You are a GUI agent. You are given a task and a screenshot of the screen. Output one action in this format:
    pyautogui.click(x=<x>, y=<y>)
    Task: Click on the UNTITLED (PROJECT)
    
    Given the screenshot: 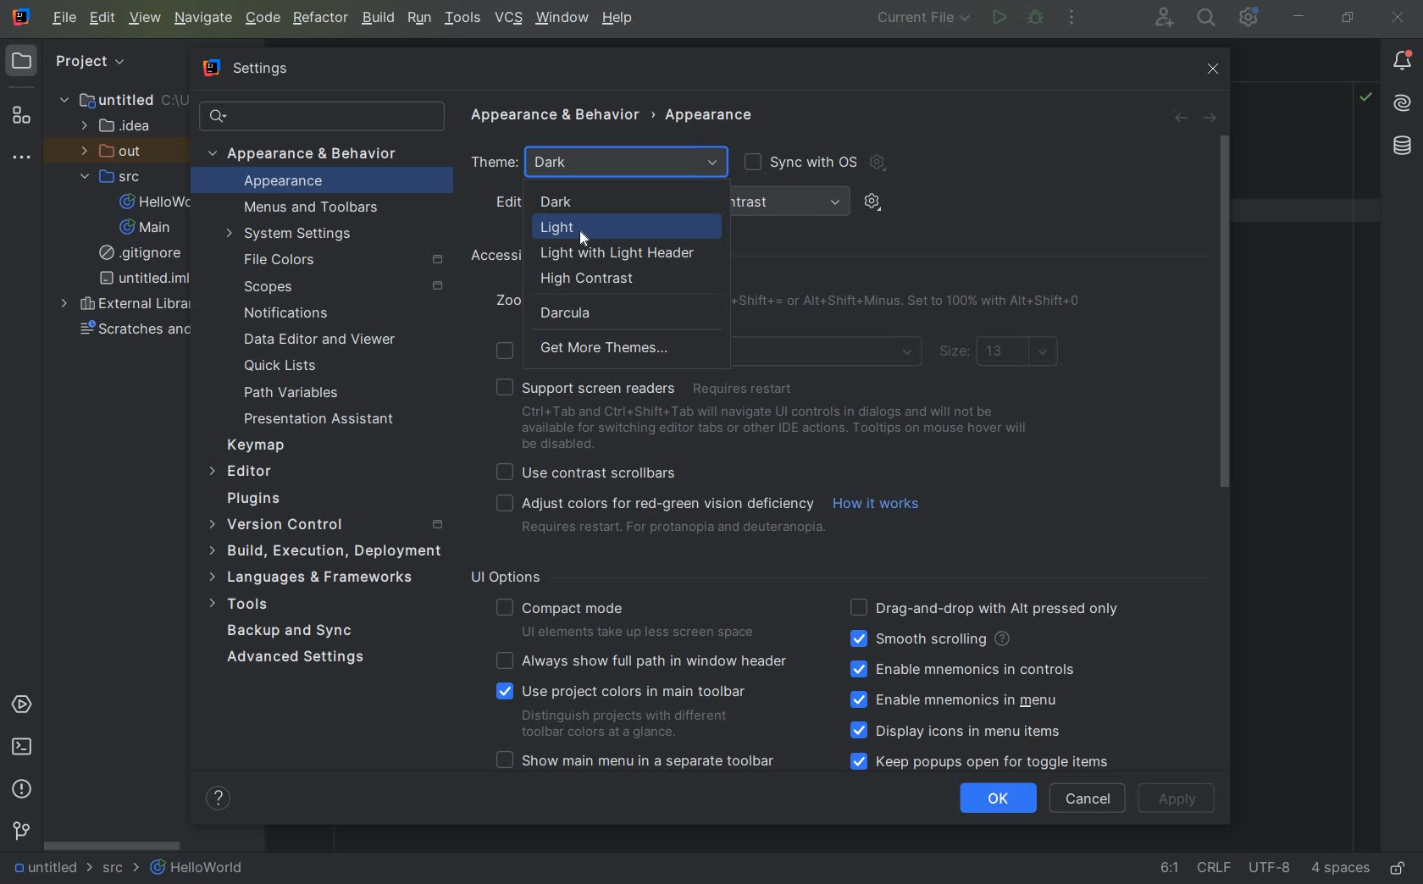 What is the action you would take?
    pyautogui.click(x=114, y=100)
    